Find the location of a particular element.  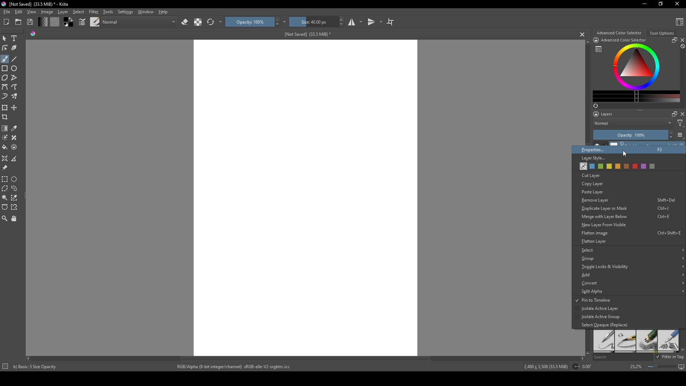

Select Opaque (Replace) is located at coordinates (604, 325).